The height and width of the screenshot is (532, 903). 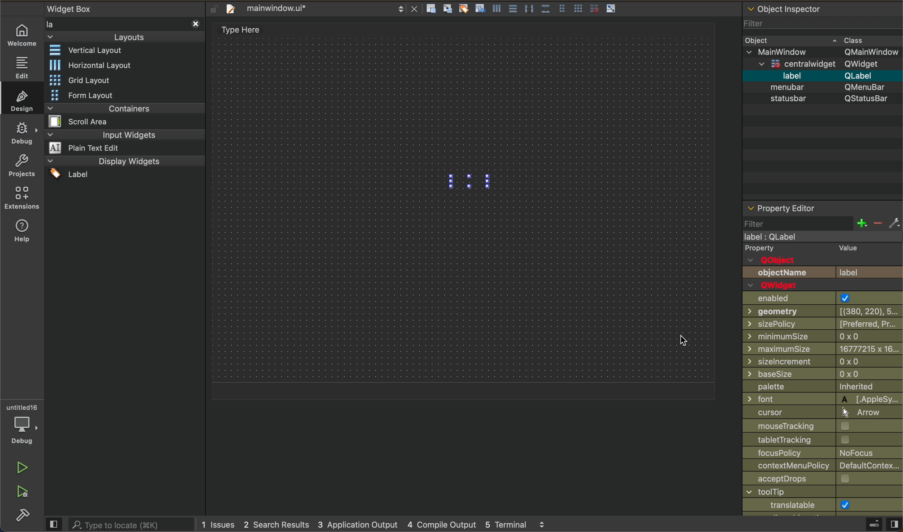 I want to click on debug, so click(x=20, y=427).